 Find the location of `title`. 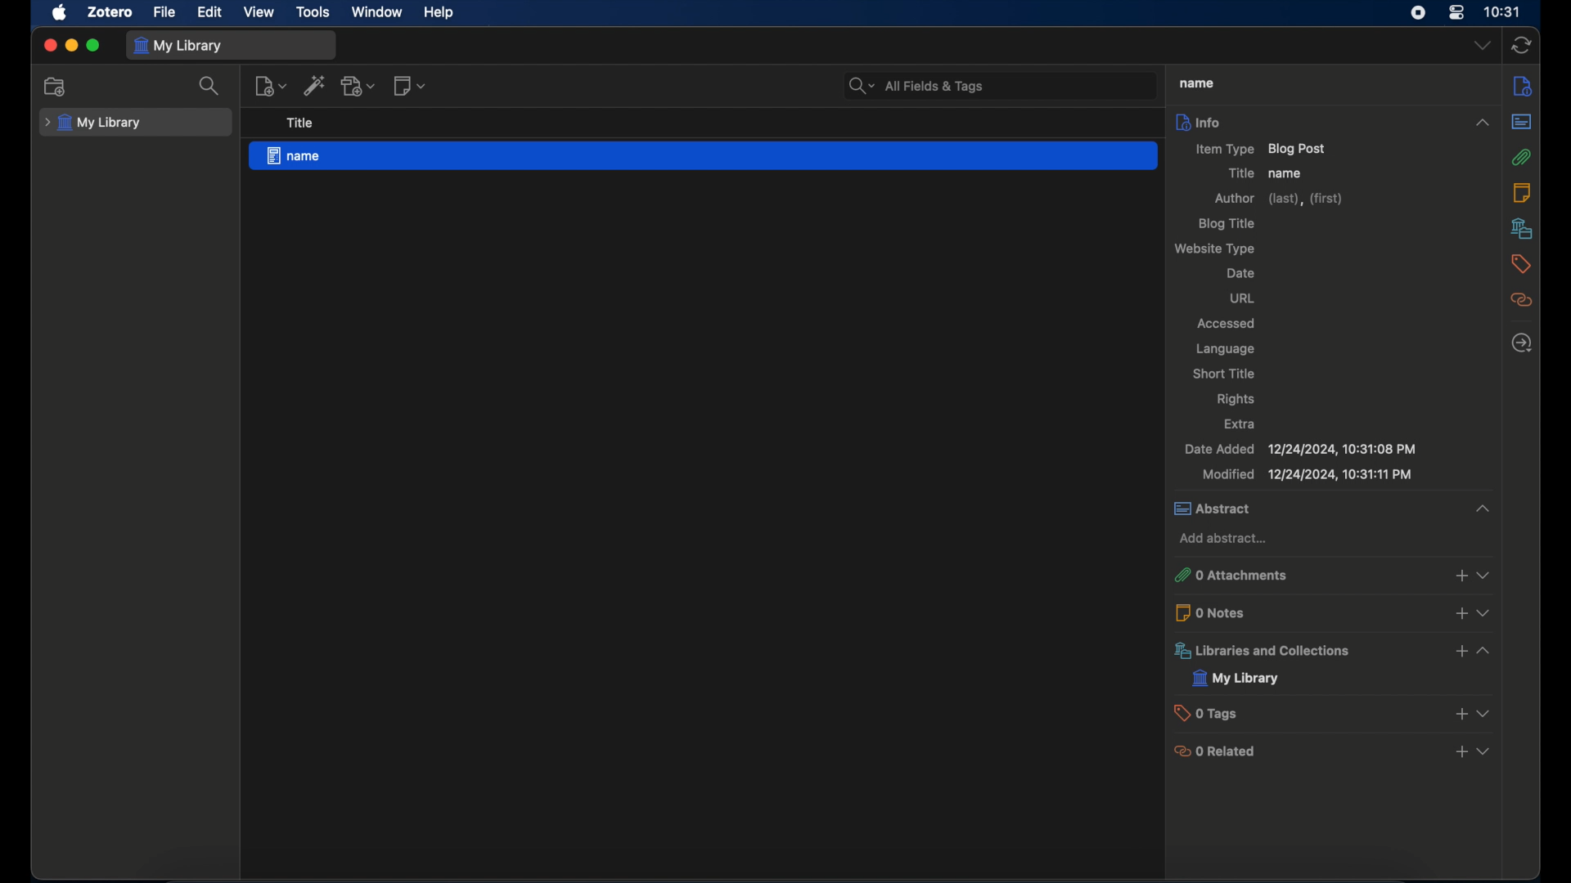

title is located at coordinates (299, 122).